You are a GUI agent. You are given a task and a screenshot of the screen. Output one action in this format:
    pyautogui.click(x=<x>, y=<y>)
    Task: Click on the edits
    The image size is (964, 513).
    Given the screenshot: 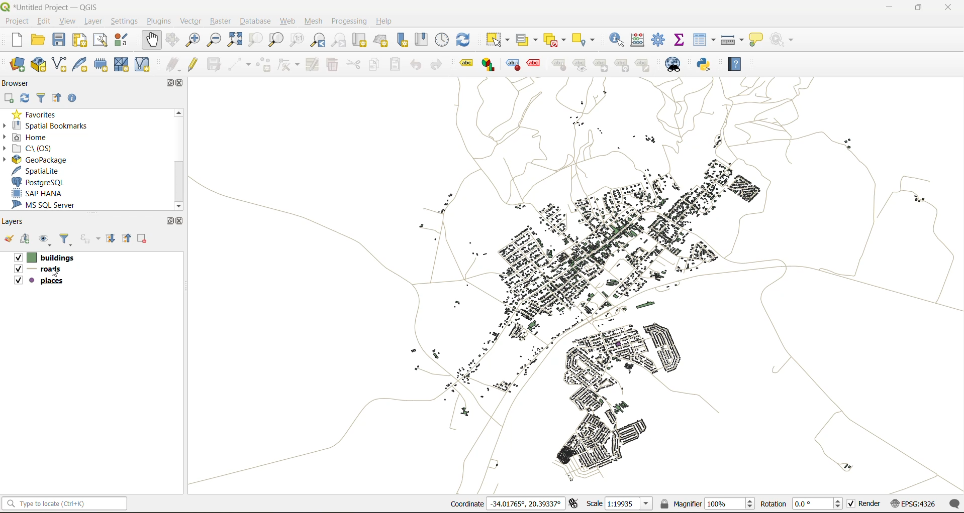 What is the action you would take?
    pyautogui.click(x=171, y=65)
    